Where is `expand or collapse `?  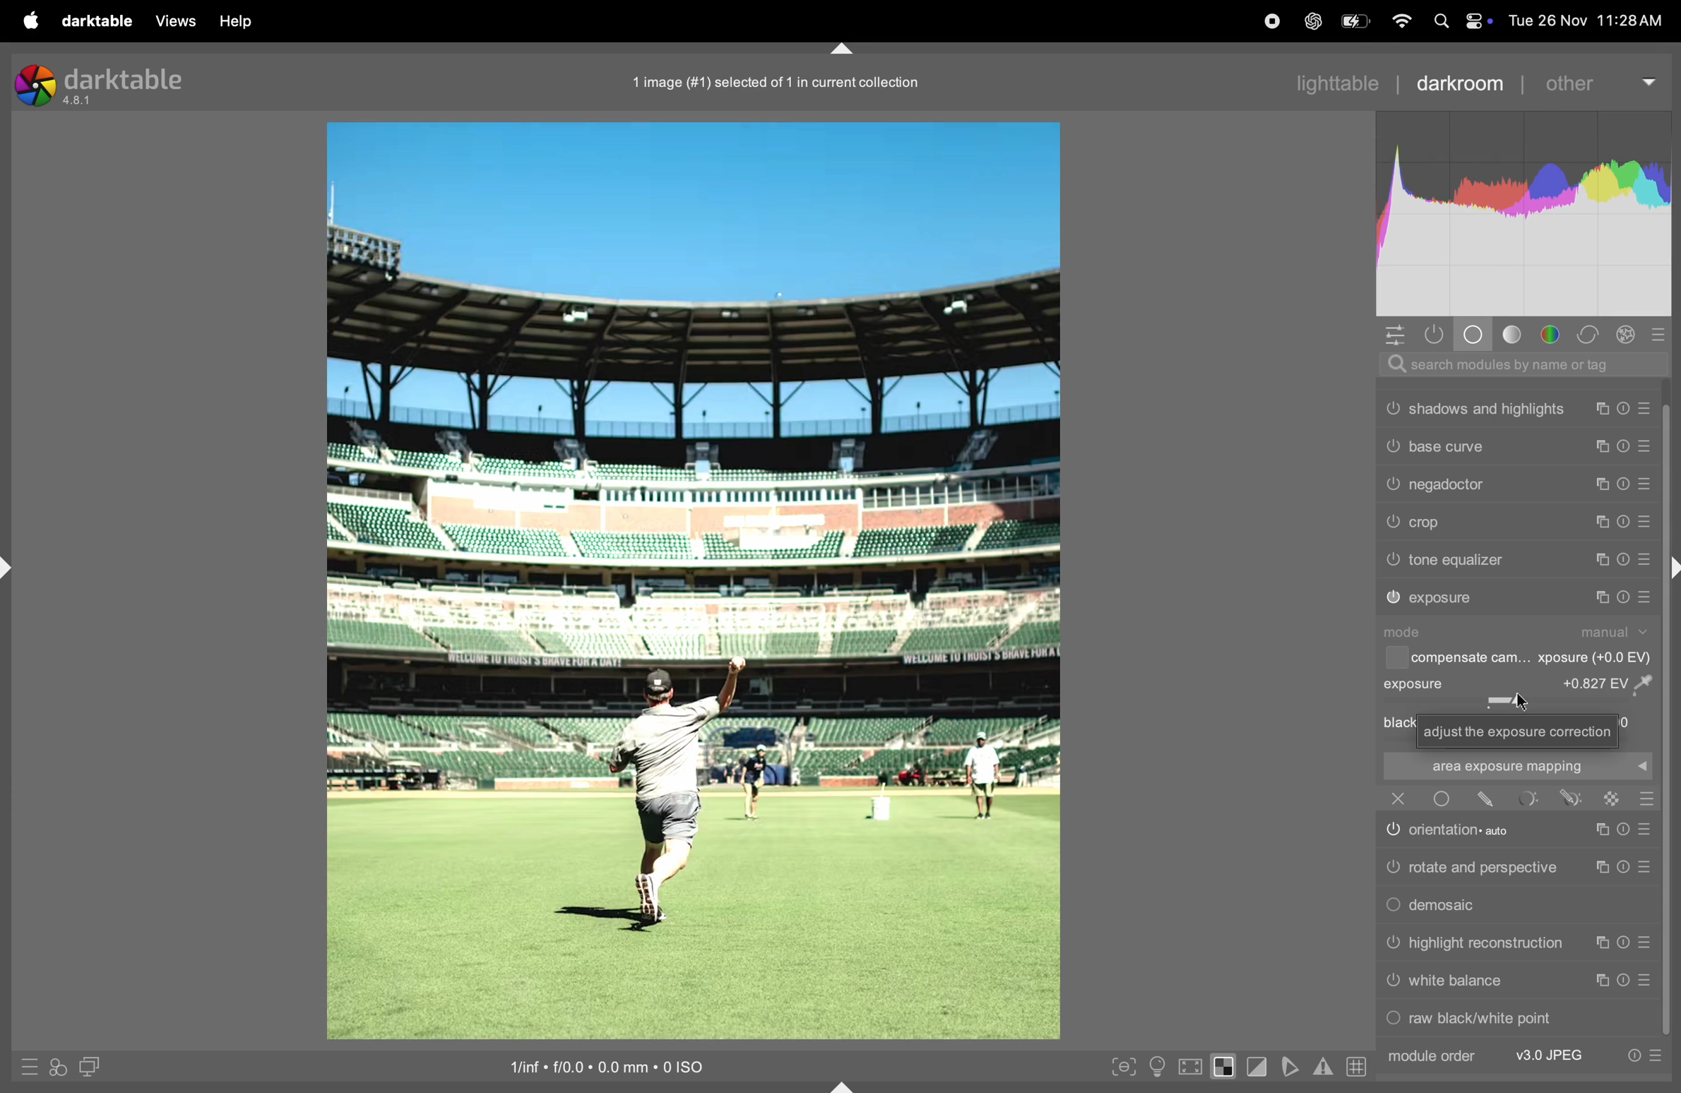 expand or collapse  is located at coordinates (1670, 570).